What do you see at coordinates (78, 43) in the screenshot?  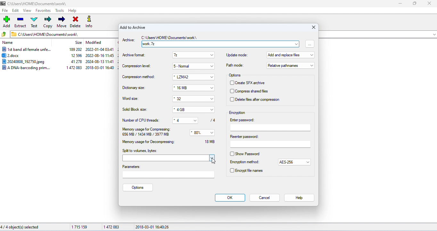 I see `size` at bounding box center [78, 43].